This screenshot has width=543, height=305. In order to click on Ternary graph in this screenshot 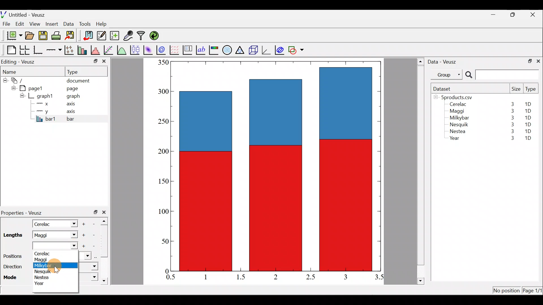, I will do `click(240, 49)`.